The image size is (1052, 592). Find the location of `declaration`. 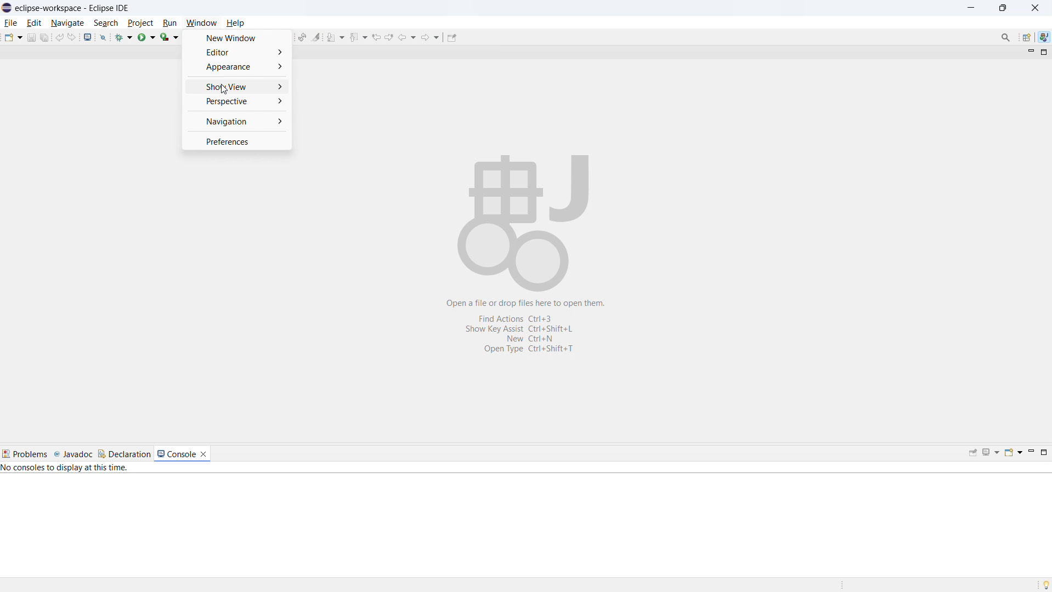

declaration is located at coordinates (124, 453).